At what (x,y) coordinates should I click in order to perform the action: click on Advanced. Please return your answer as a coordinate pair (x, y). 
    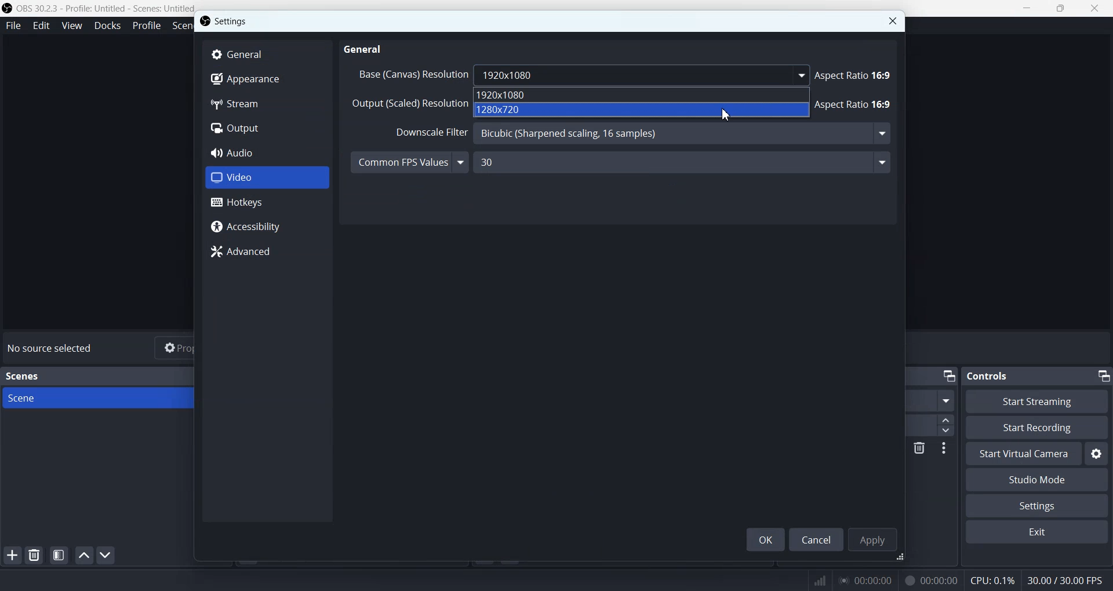
    Looking at the image, I should click on (268, 253).